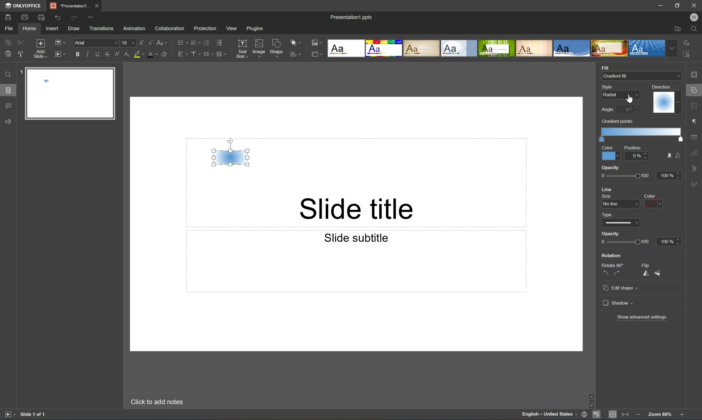  What do you see at coordinates (696, 74) in the screenshot?
I see `Slide settings` at bounding box center [696, 74].